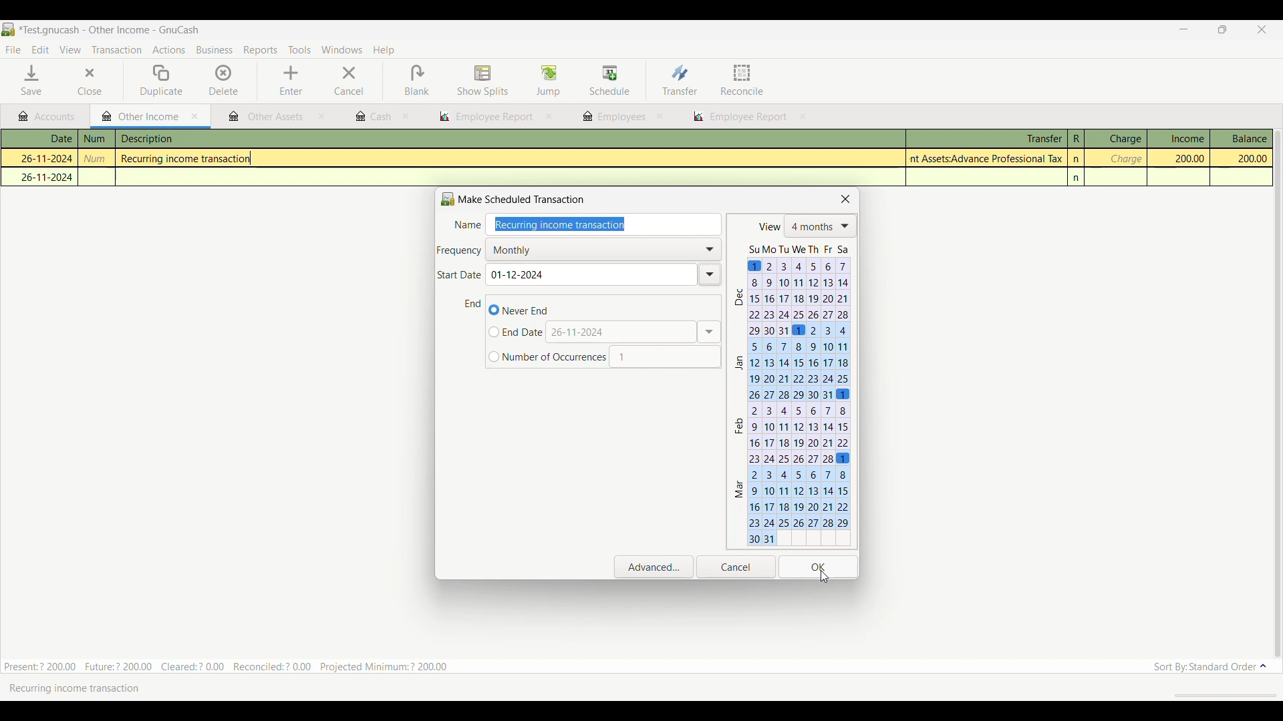 This screenshot has width=1283, height=721. Describe the element at coordinates (1183, 158) in the screenshot. I see `200.00` at that location.